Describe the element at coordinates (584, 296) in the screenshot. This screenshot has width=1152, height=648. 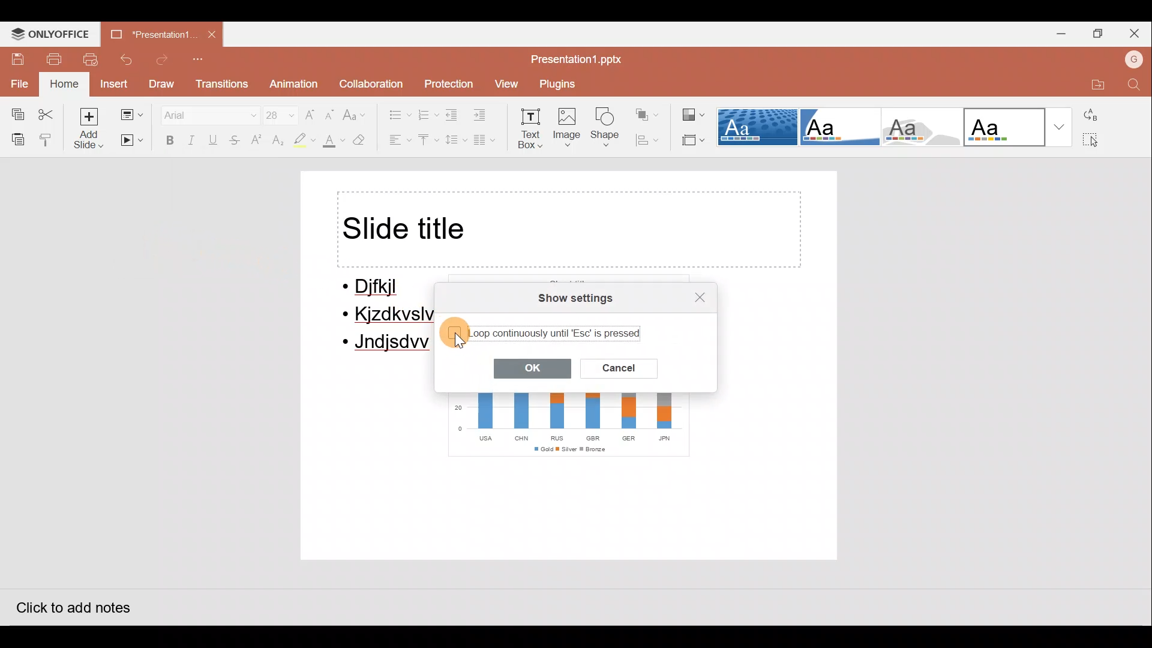
I see `Show settings` at that location.